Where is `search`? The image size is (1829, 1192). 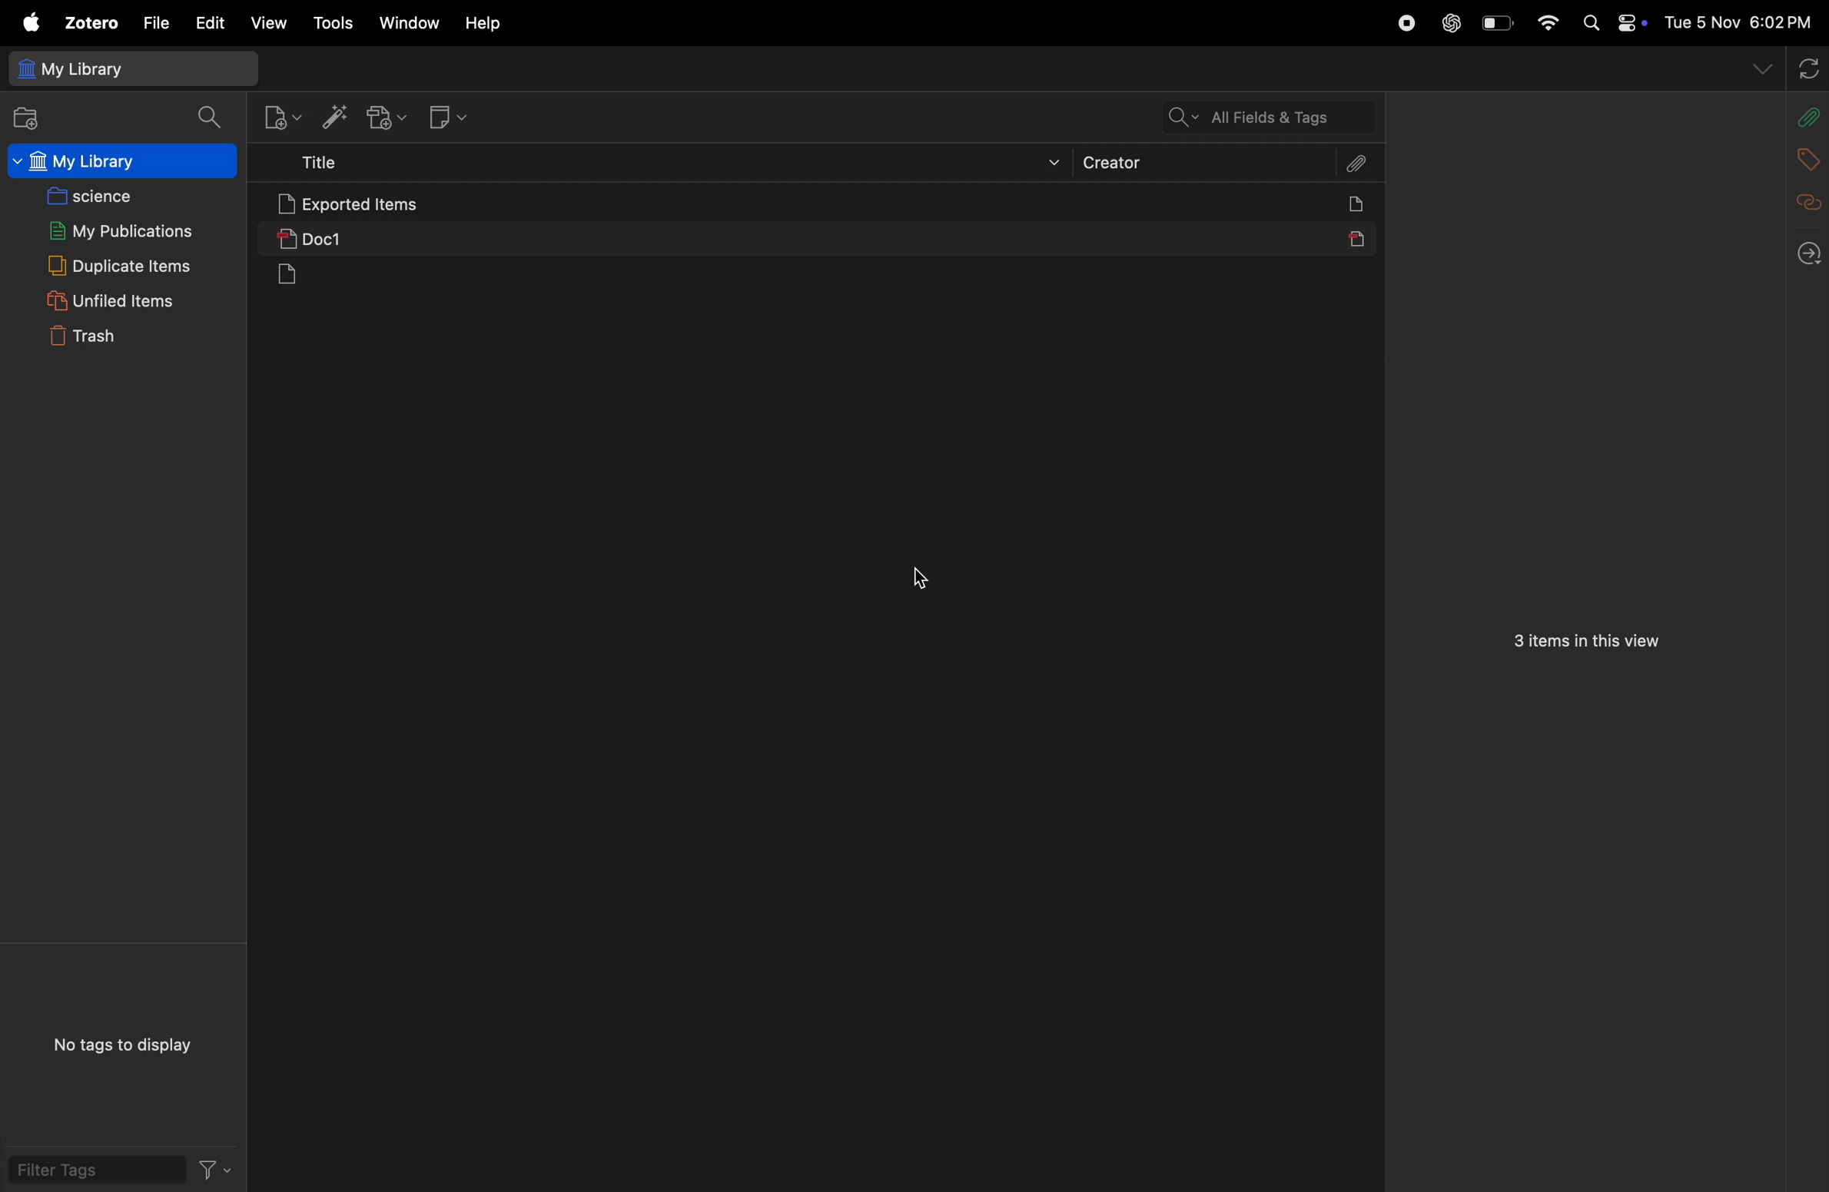
search is located at coordinates (206, 120).